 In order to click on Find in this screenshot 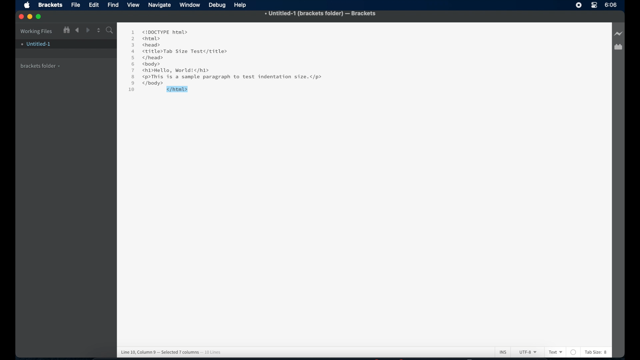, I will do `click(113, 4)`.